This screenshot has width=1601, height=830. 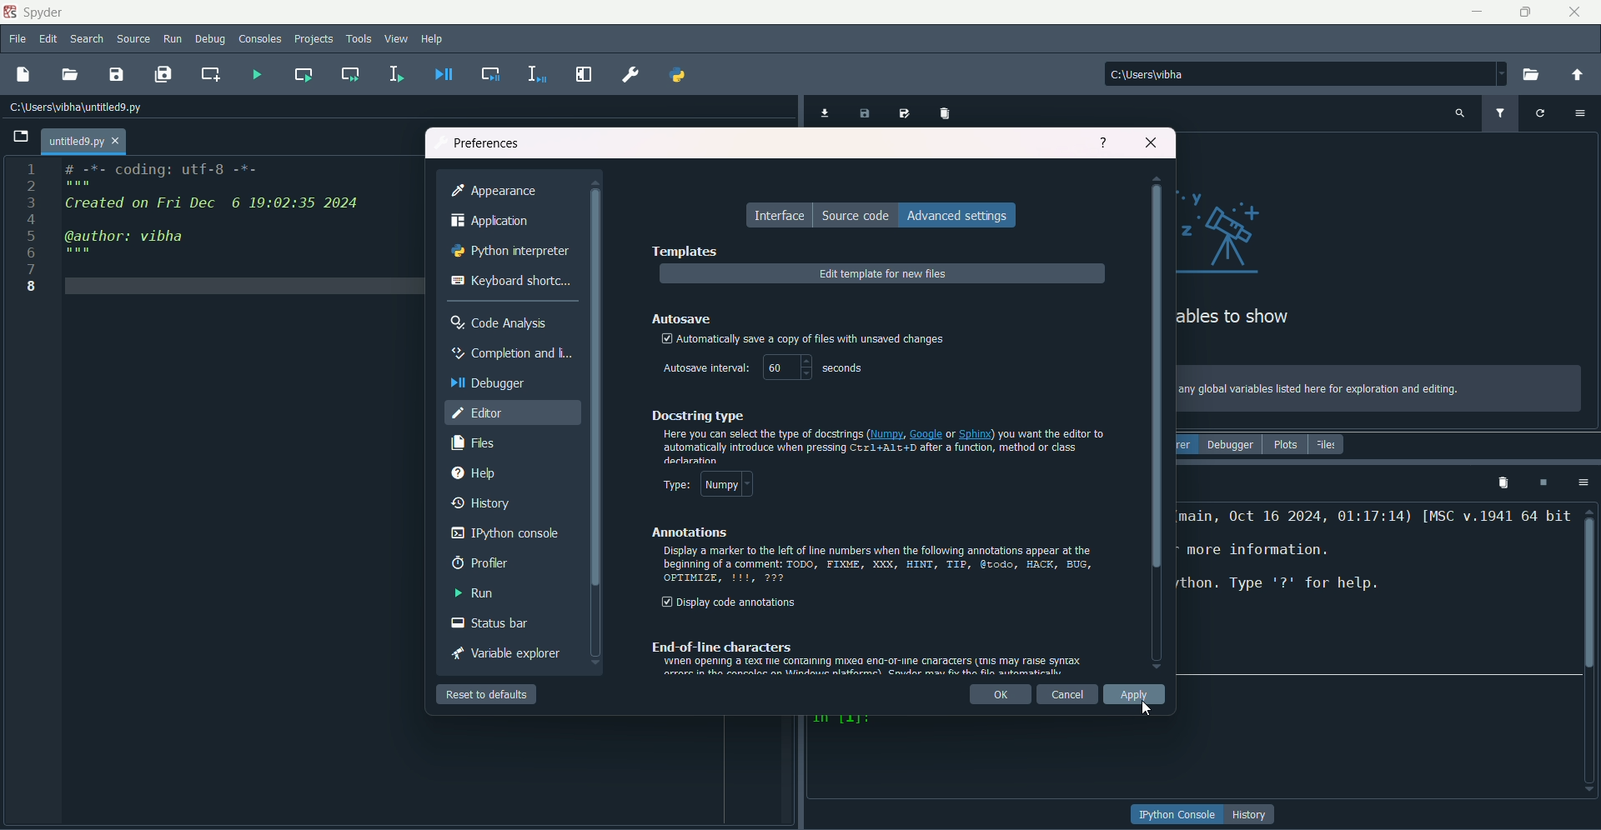 I want to click on create new cell, so click(x=211, y=73).